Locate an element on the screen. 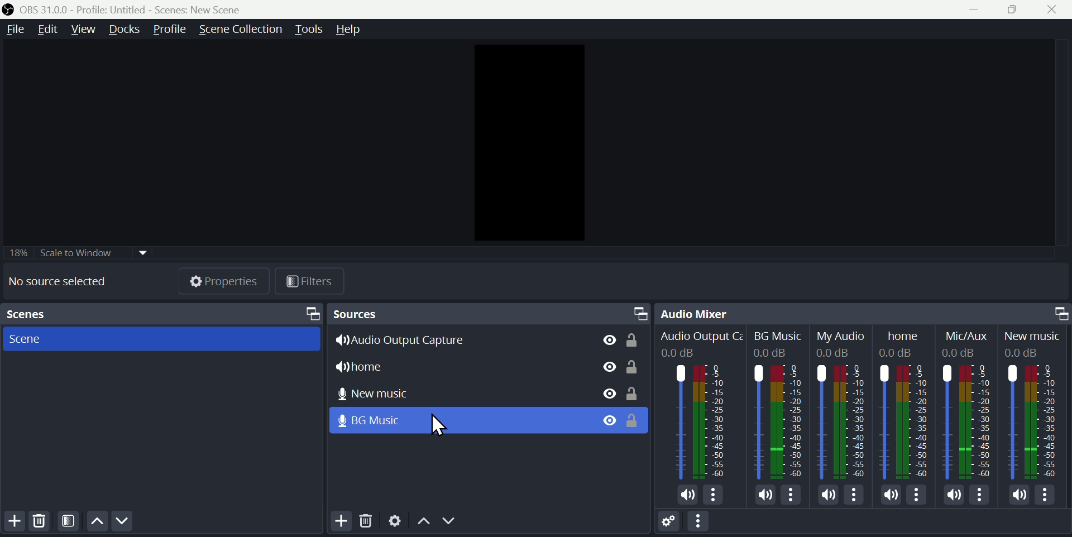 This screenshot has width=1072, height=537. More is located at coordinates (716, 496).